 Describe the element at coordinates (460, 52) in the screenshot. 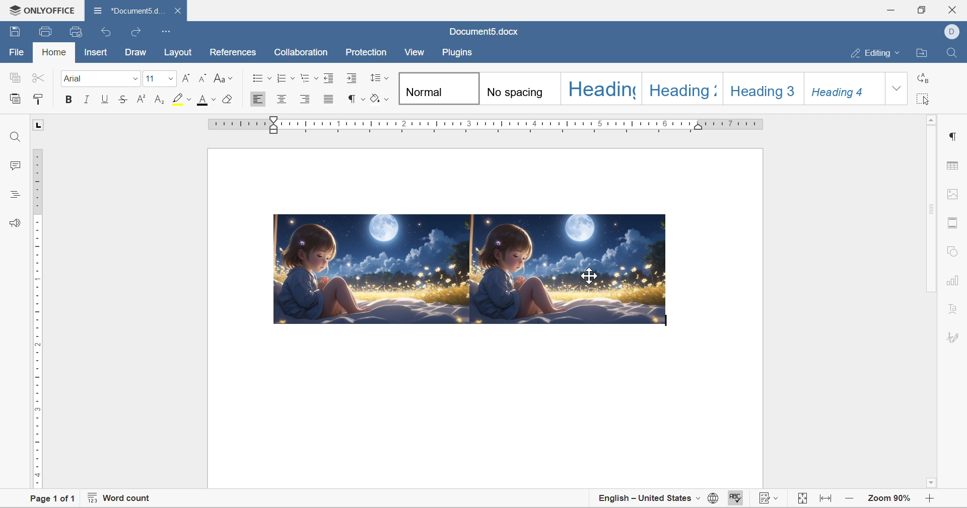

I see `plugins` at that location.